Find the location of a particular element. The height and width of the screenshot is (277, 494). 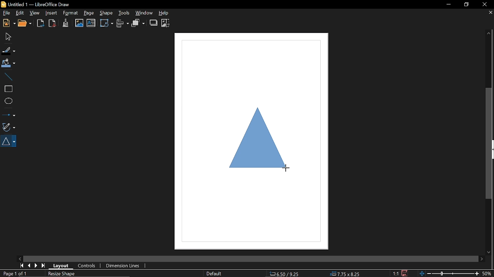

Next page is located at coordinates (36, 265).